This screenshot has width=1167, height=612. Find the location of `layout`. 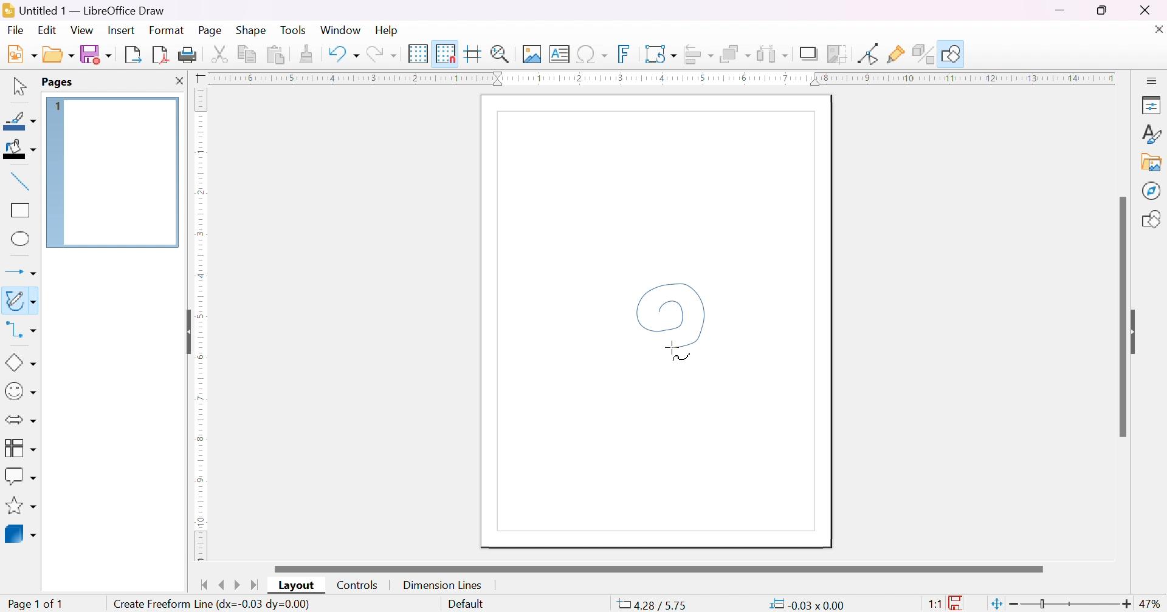

layout is located at coordinates (298, 585).